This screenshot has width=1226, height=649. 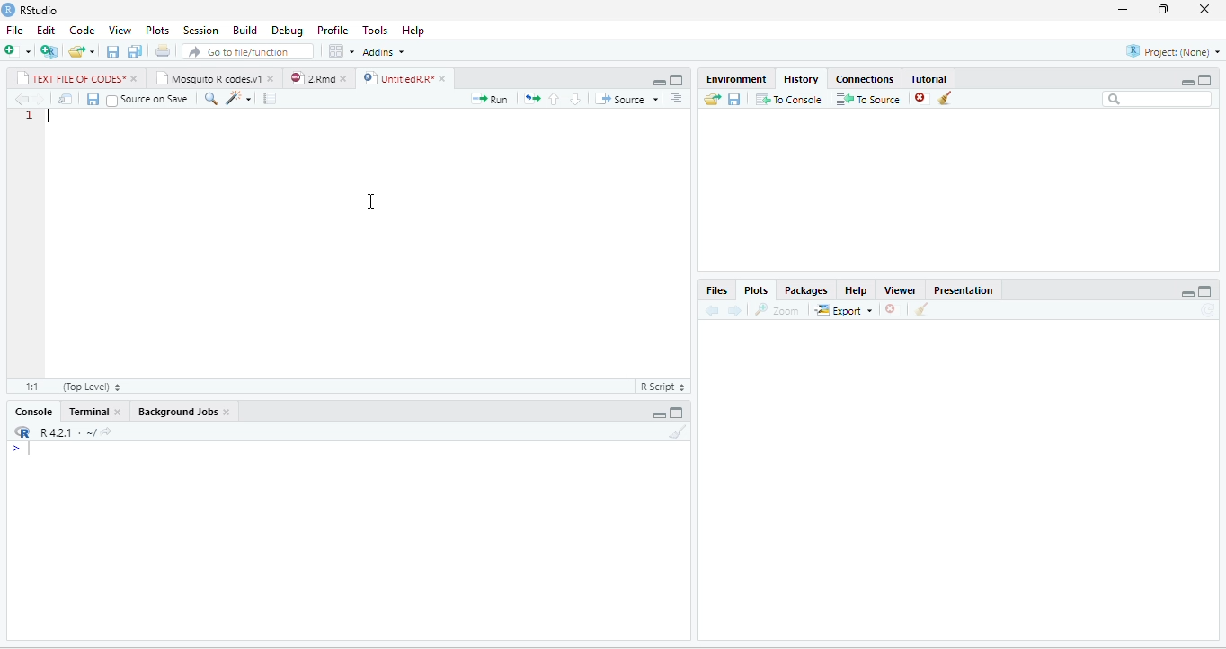 What do you see at coordinates (1173, 51) in the screenshot?
I see `Project(None)` at bounding box center [1173, 51].